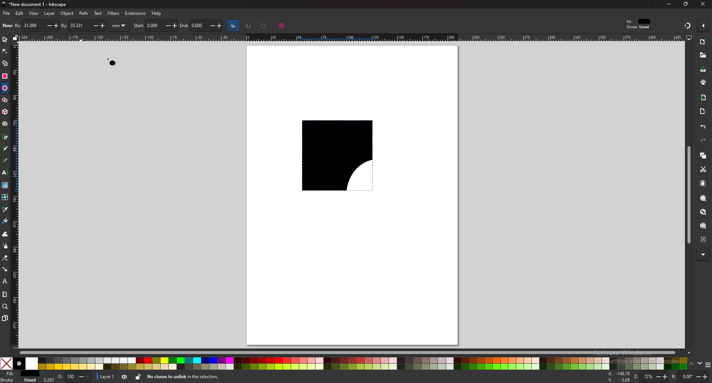 The height and width of the screenshot is (383, 712). What do you see at coordinates (5, 185) in the screenshot?
I see `gradient` at bounding box center [5, 185].